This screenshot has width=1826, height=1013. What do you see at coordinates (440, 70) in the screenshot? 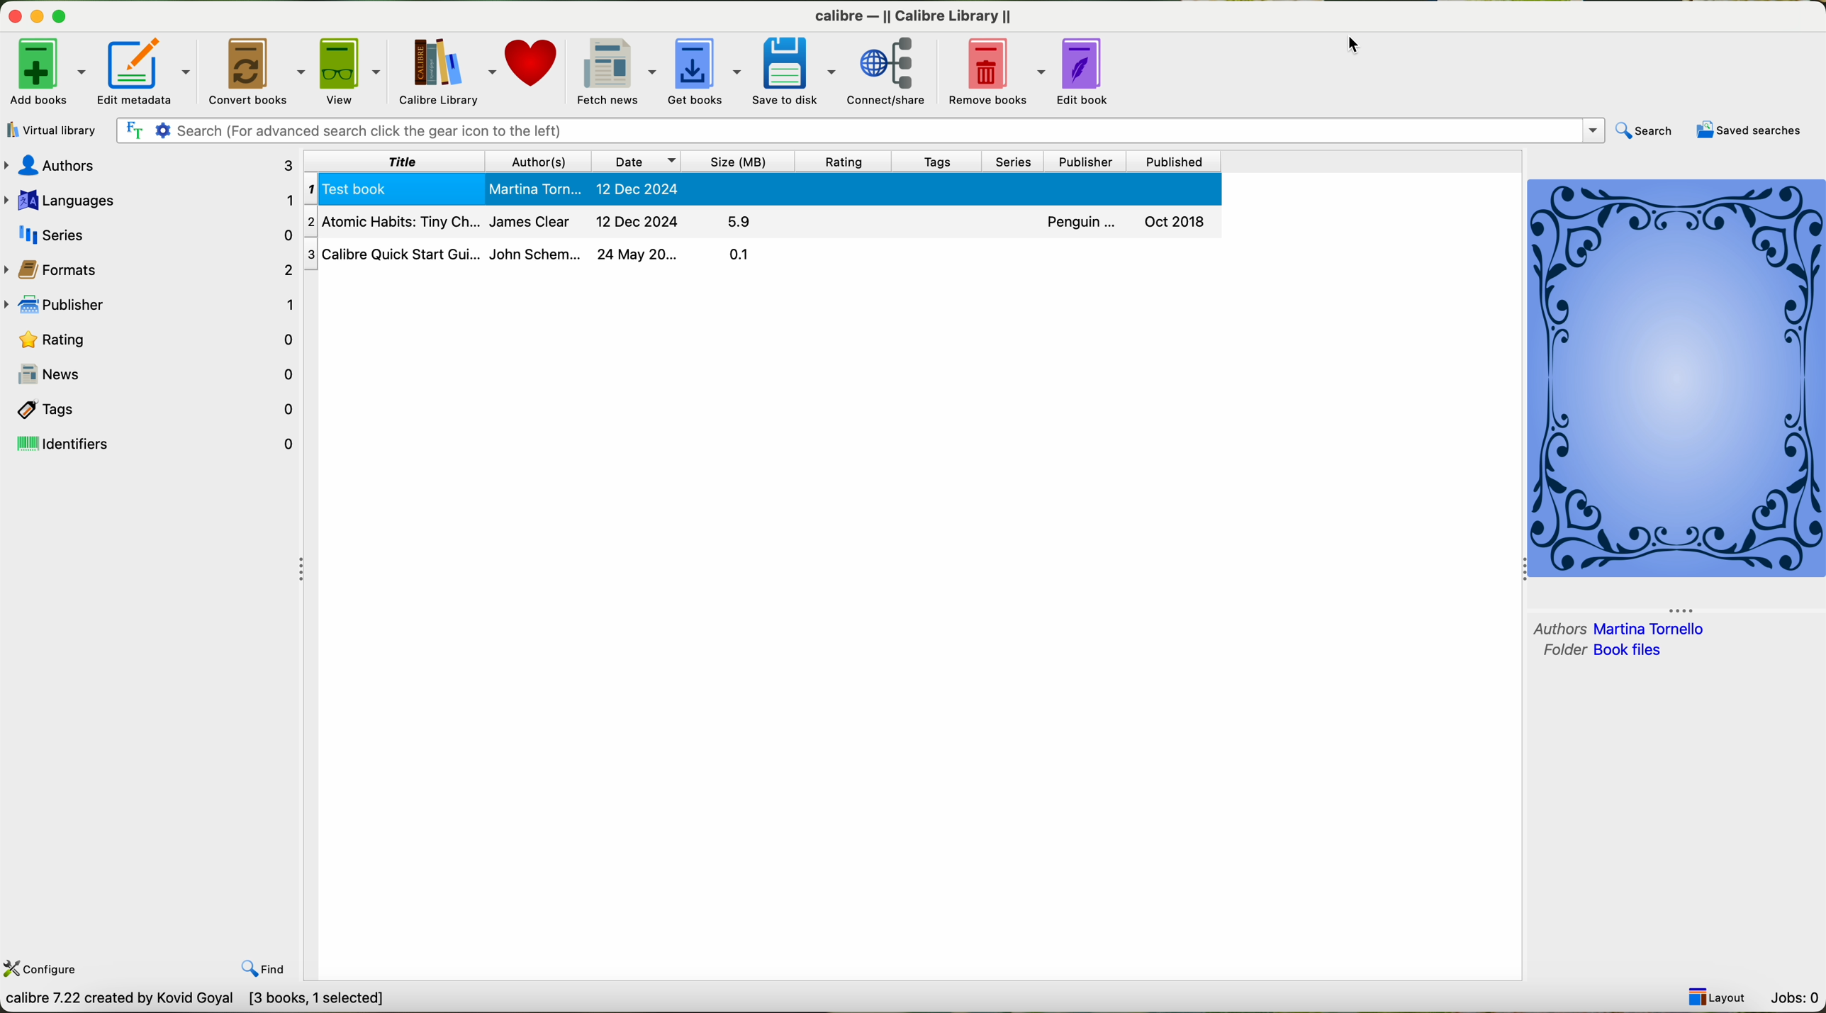
I see `calibre library` at bounding box center [440, 70].